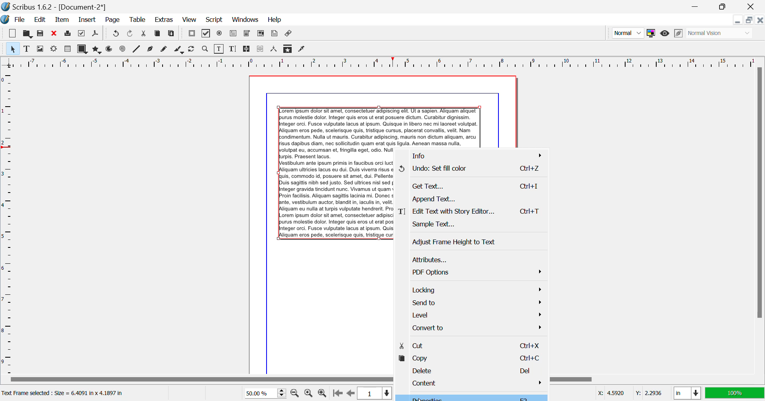 Image resolution: width=765 pixels, height=401 pixels. What do you see at coordinates (233, 34) in the screenshot?
I see `Pdf Text Fields` at bounding box center [233, 34].